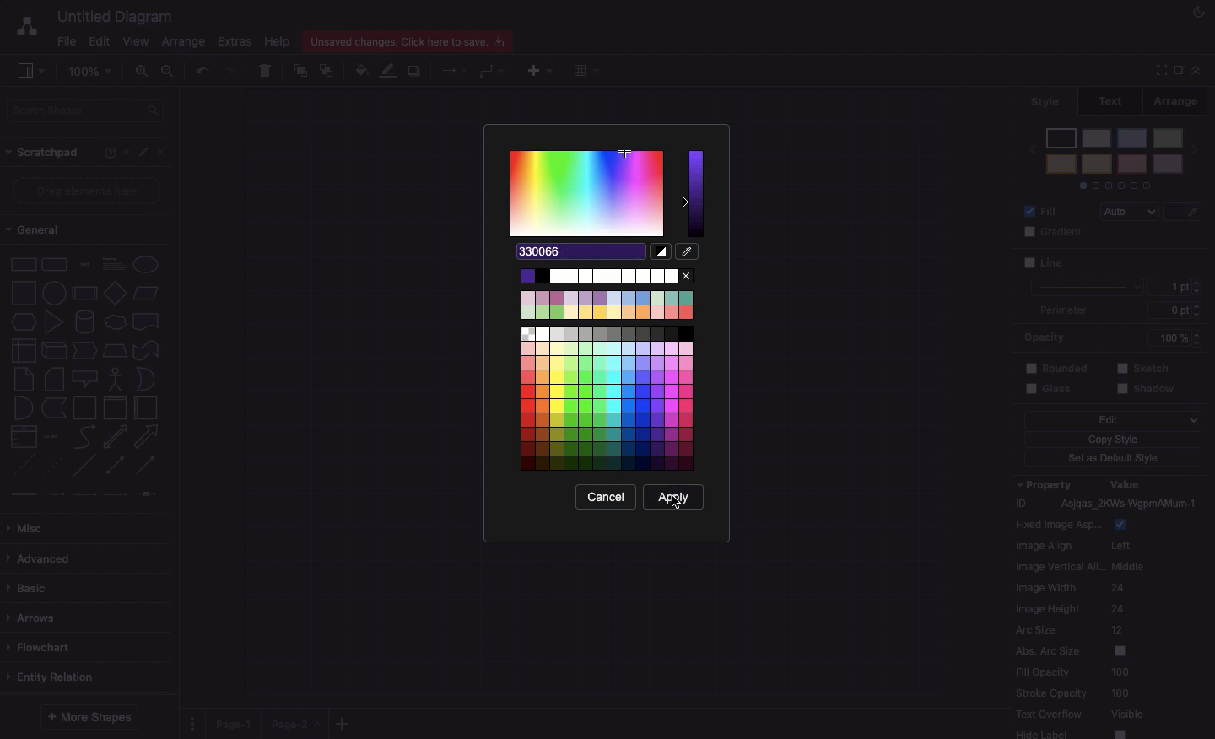 The height and width of the screenshot is (739, 1215). I want to click on or, so click(145, 380).